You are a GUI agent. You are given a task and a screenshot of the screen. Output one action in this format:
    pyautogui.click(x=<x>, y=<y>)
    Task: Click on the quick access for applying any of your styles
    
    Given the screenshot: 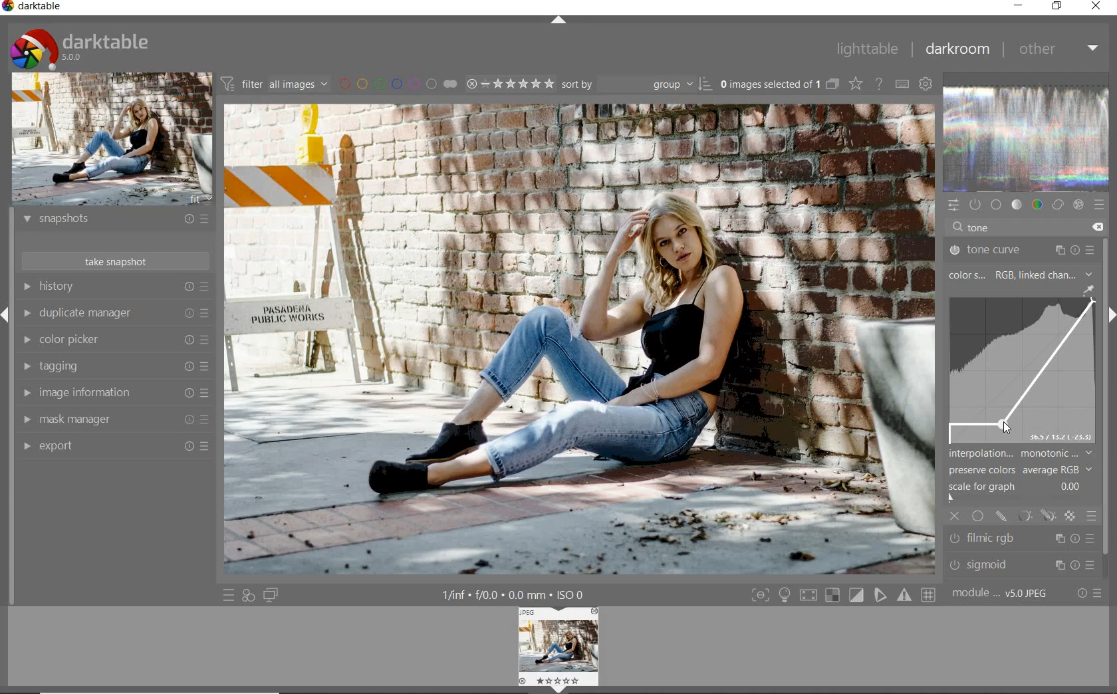 What is the action you would take?
    pyautogui.click(x=249, y=596)
    